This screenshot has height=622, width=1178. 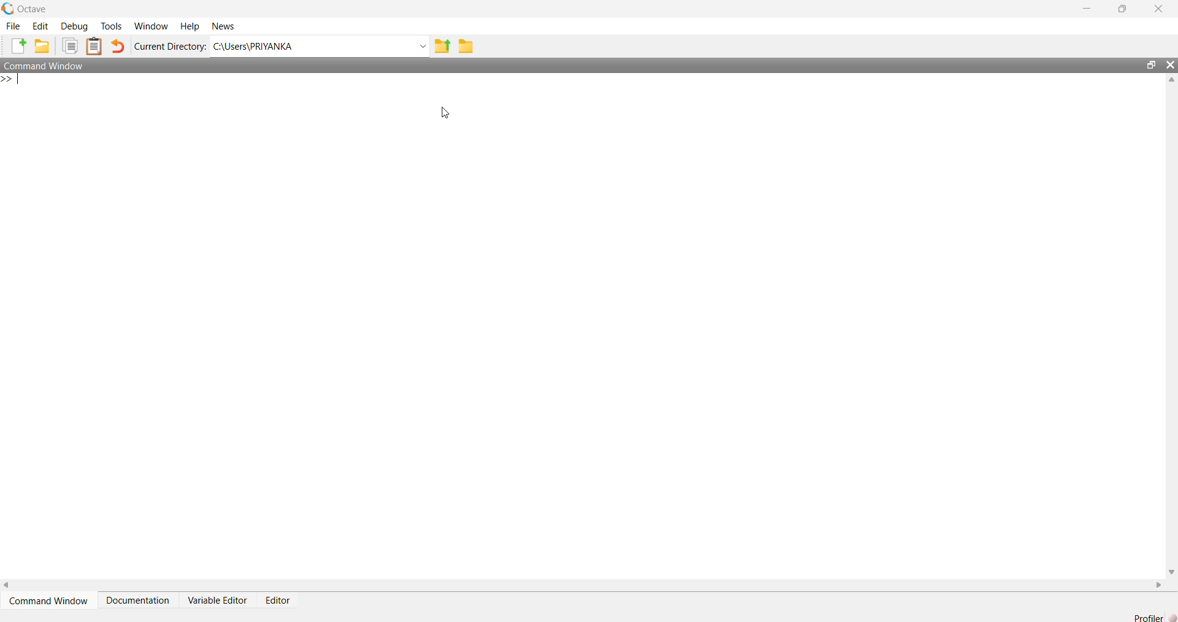 I want to click on New script, so click(x=19, y=46).